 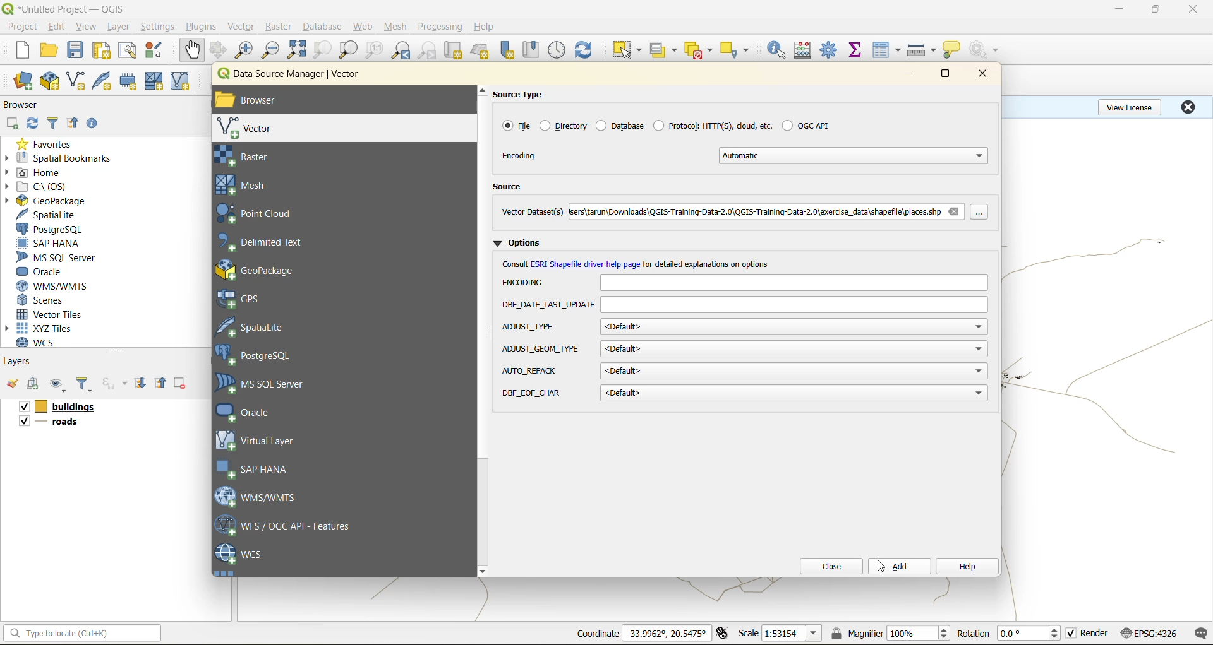 What do you see at coordinates (30, 125) in the screenshot?
I see `refresh` at bounding box center [30, 125].